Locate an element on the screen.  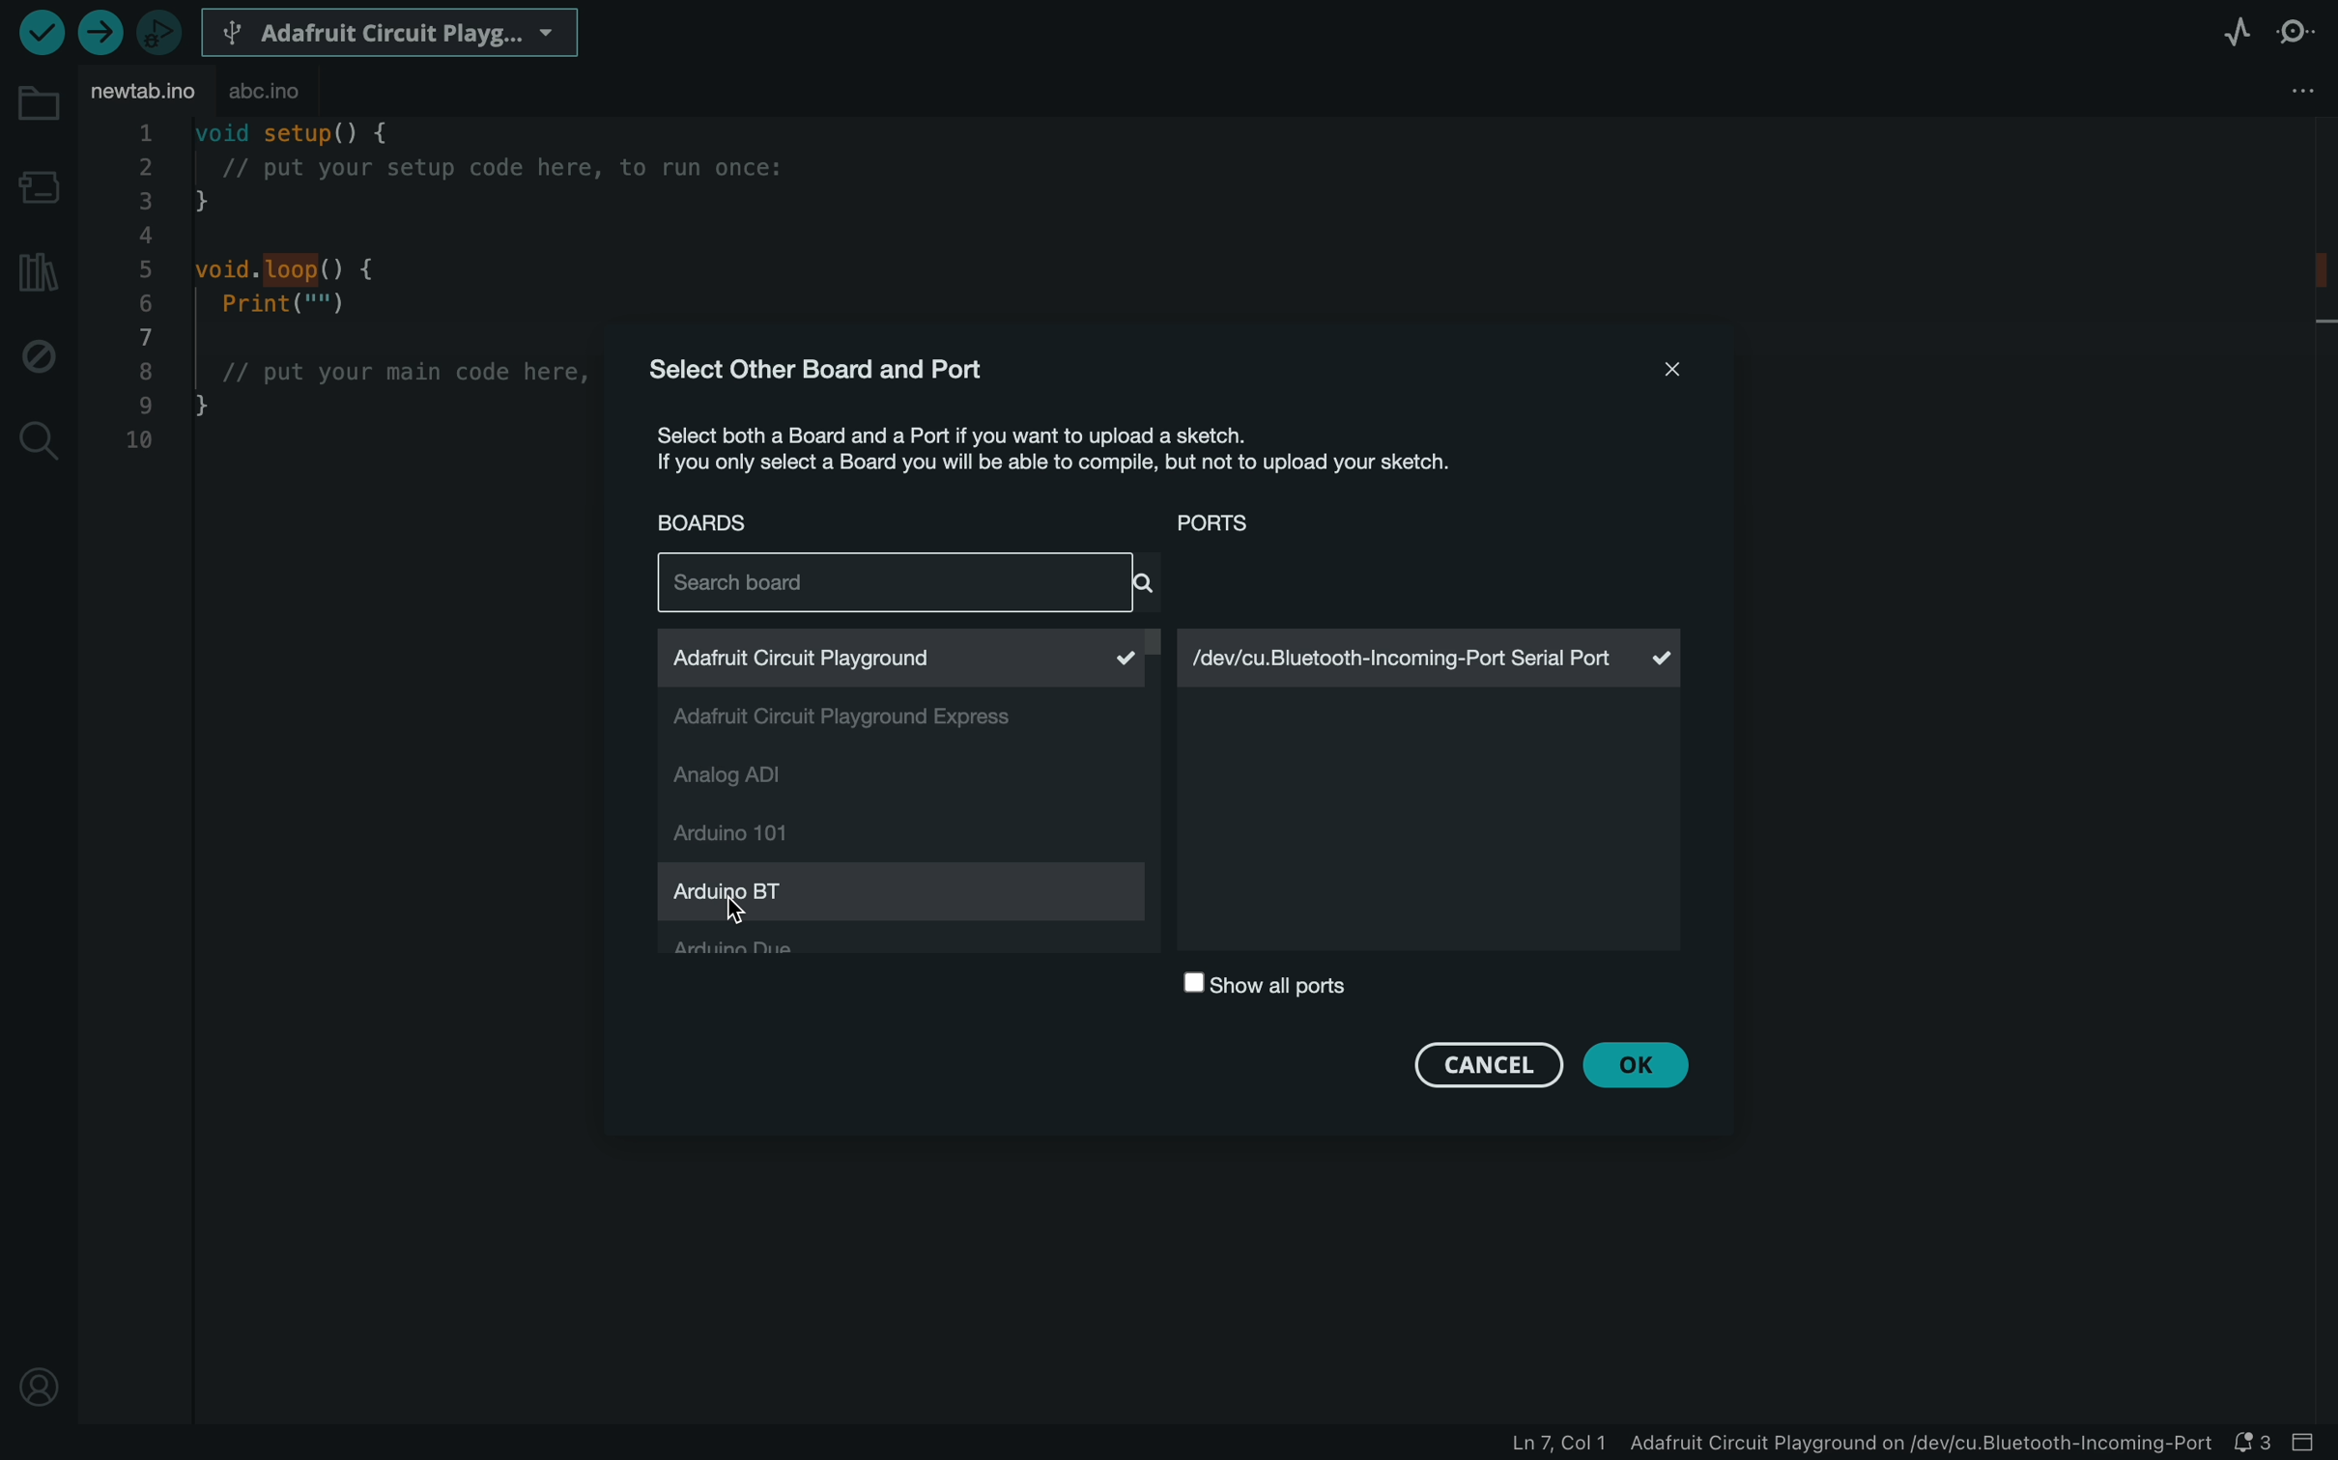
verify is located at coordinates (39, 37).